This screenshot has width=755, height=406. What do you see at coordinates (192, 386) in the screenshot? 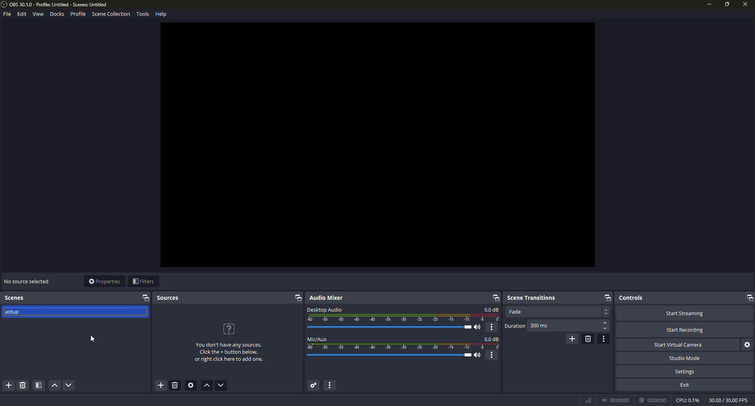
I see `open source properties` at bounding box center [192, 386].